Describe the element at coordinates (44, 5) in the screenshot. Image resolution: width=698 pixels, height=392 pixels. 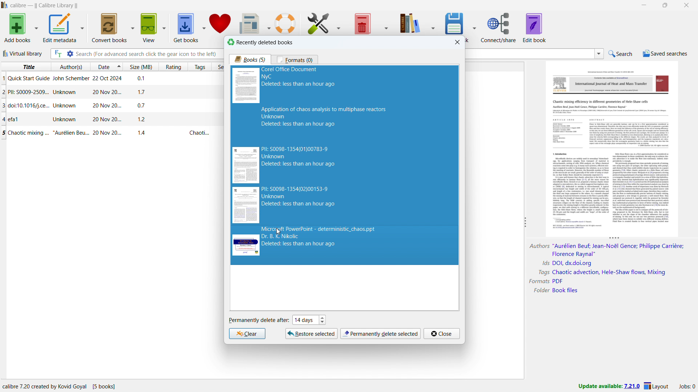
I see `title` at that location.